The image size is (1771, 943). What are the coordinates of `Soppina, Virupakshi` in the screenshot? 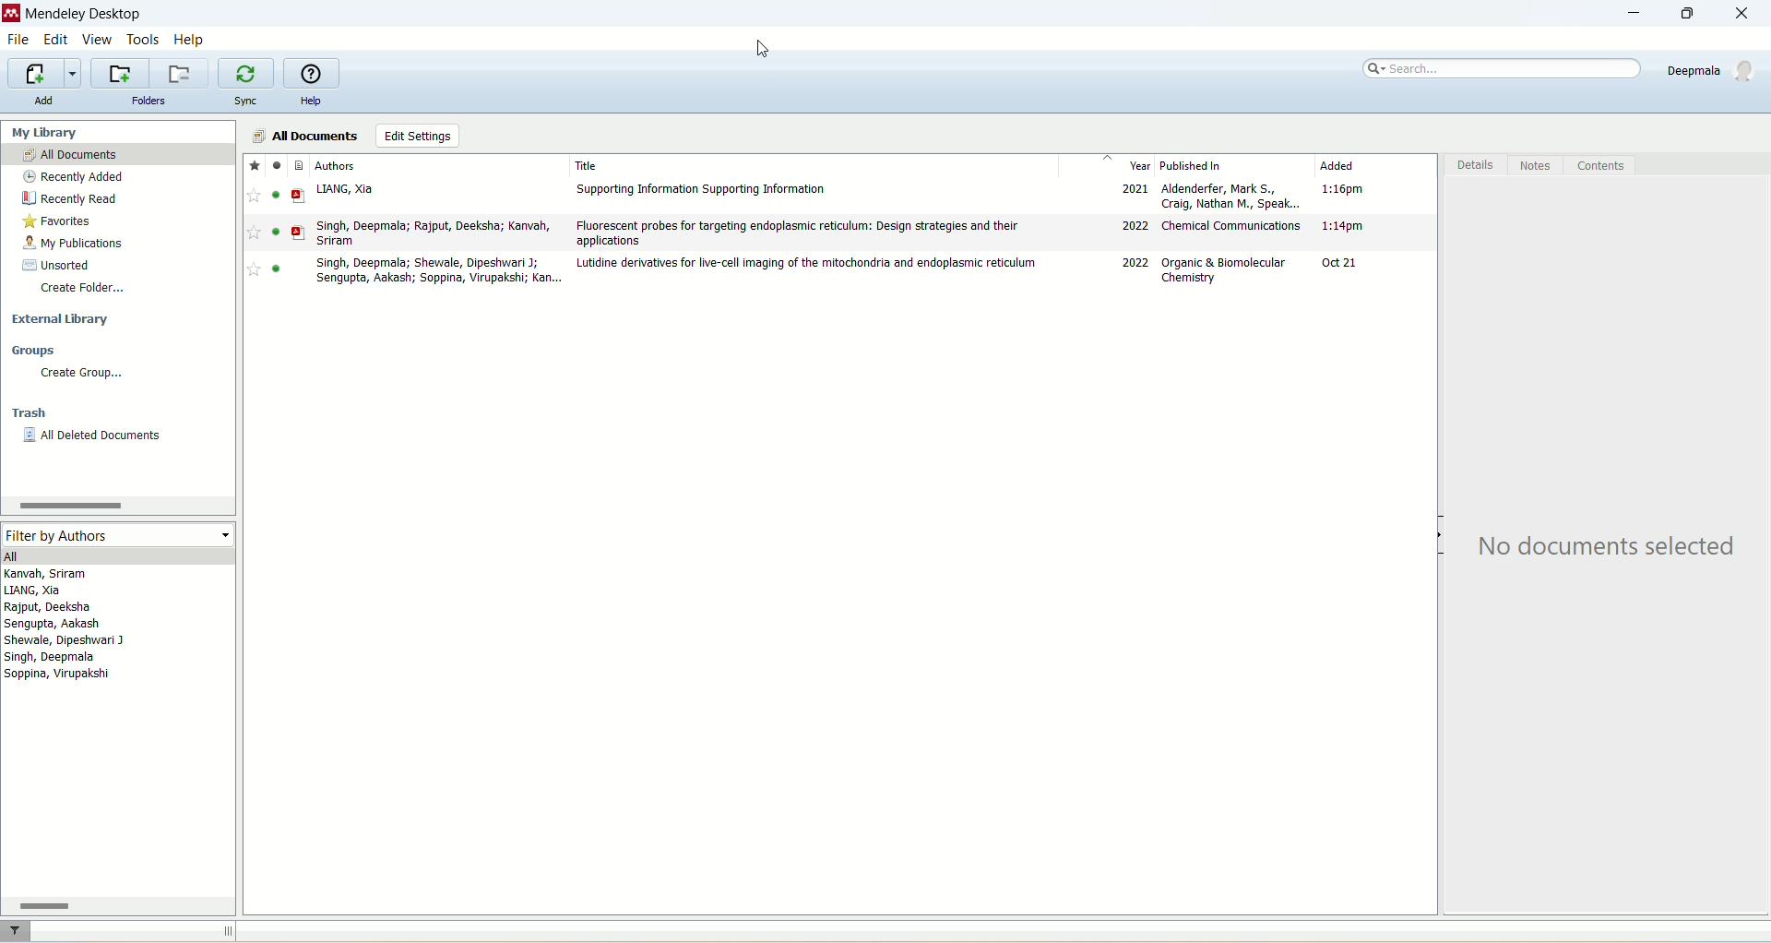 It's located at (56, 674).